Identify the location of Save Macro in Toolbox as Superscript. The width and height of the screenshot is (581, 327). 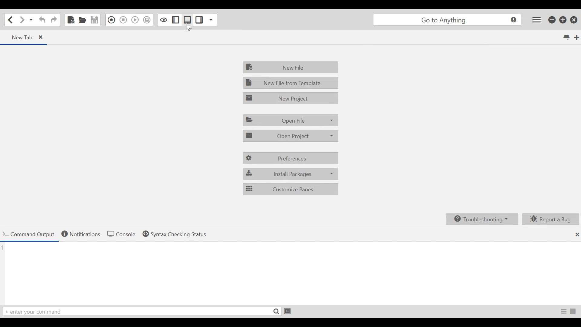
(147, 20).